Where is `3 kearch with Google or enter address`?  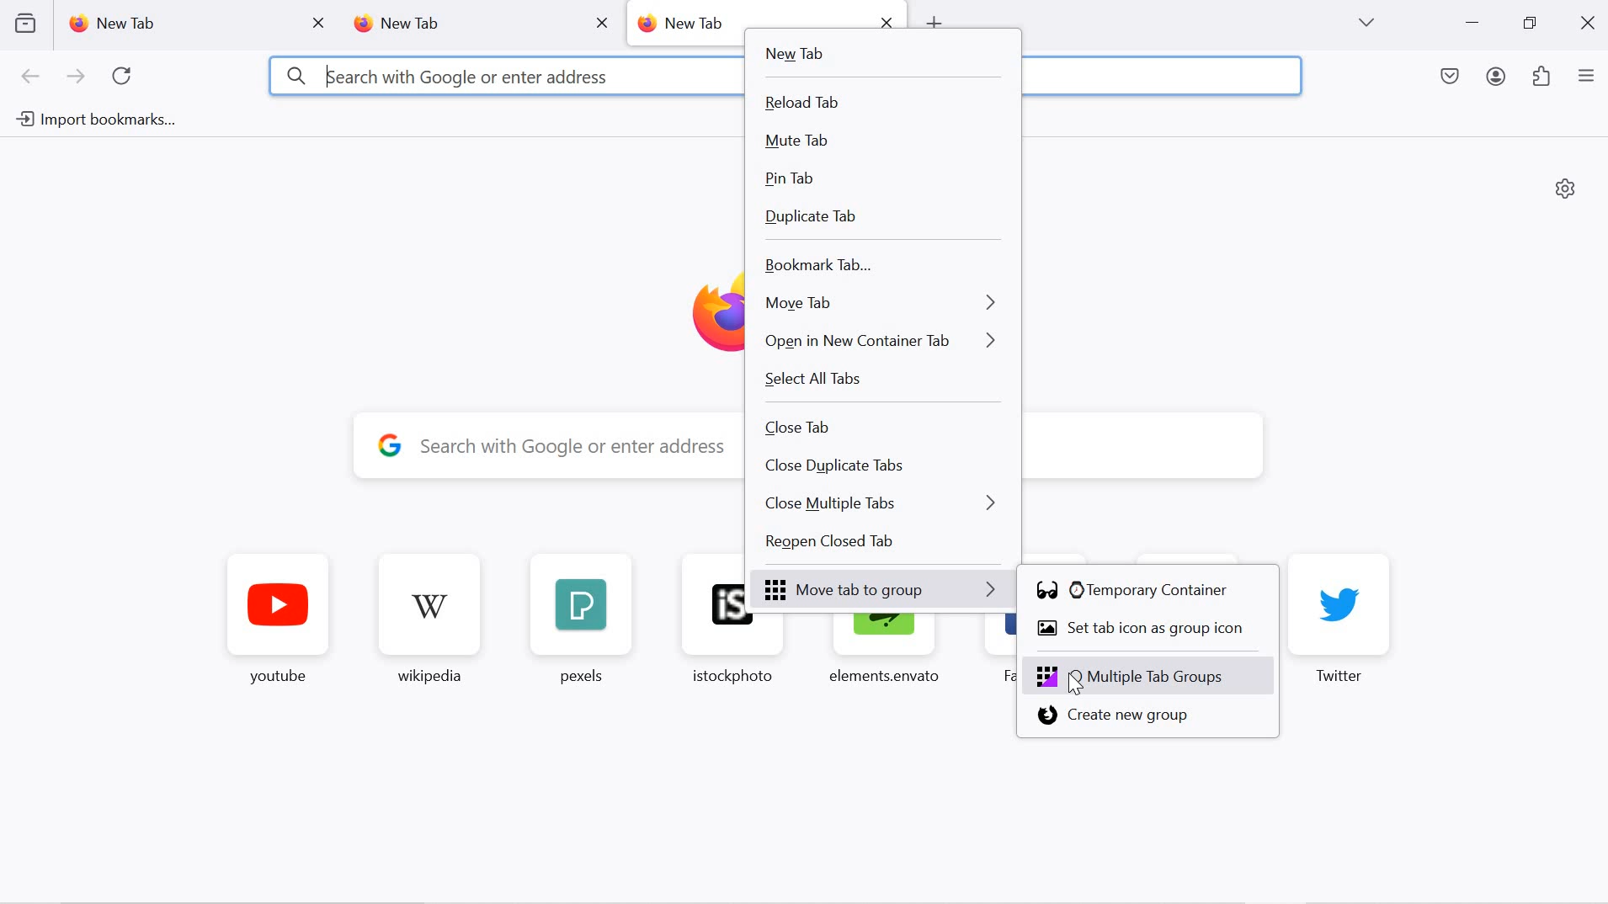
3 kearch with Google or enter address is located at coordinates (446, 76).